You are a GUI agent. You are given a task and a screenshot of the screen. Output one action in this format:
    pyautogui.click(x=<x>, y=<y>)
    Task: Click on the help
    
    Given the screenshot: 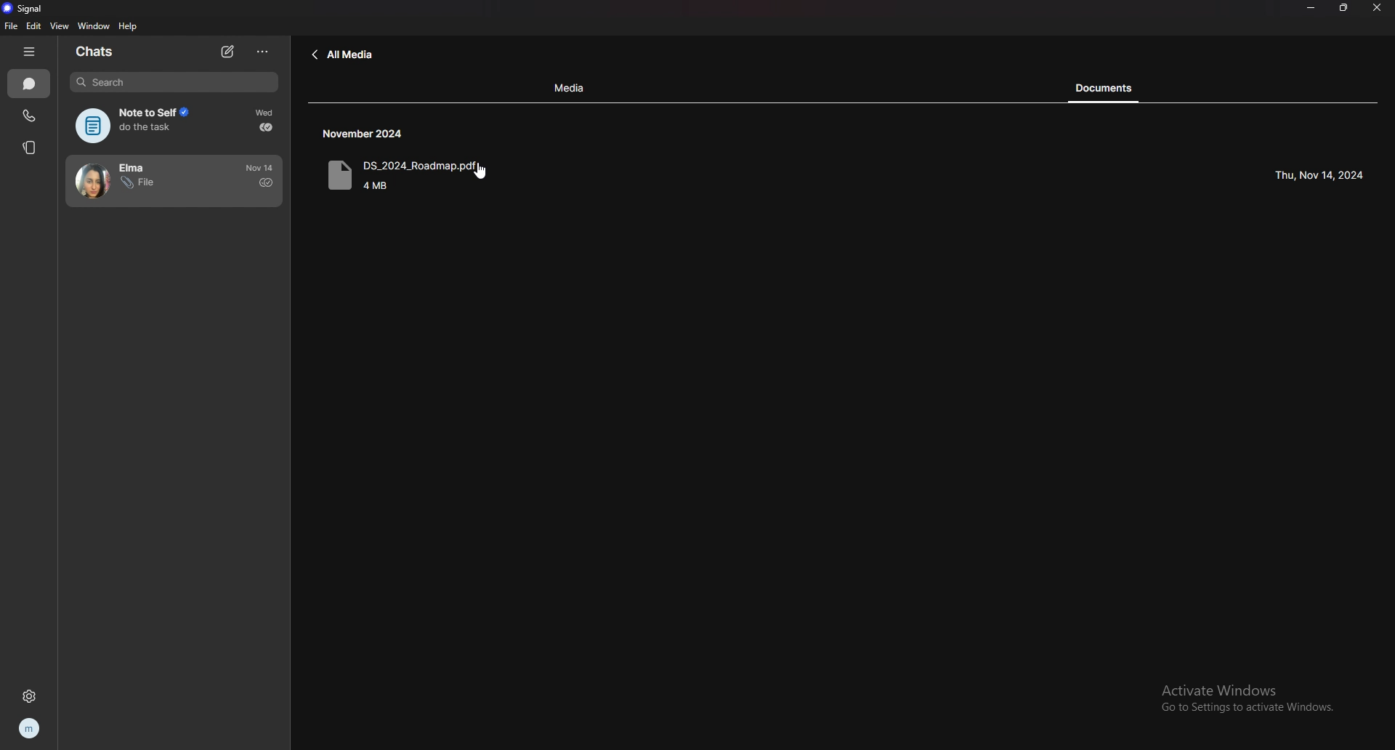 What is the action you would take?
    pyautogui.click(x=127, y=28)
    